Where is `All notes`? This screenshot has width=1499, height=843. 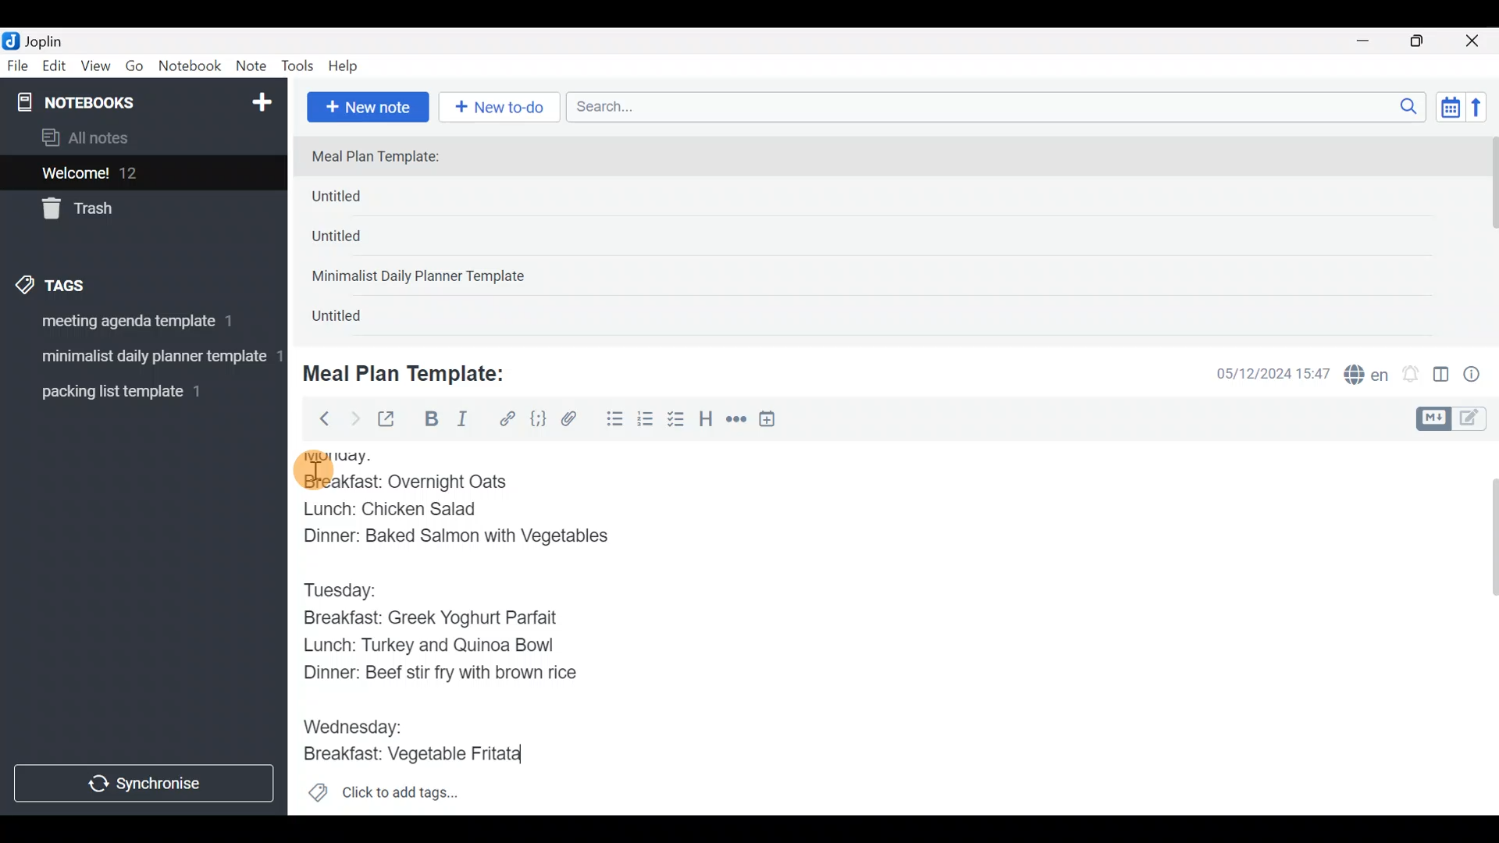 All notes is located at coordinates (140, 139).